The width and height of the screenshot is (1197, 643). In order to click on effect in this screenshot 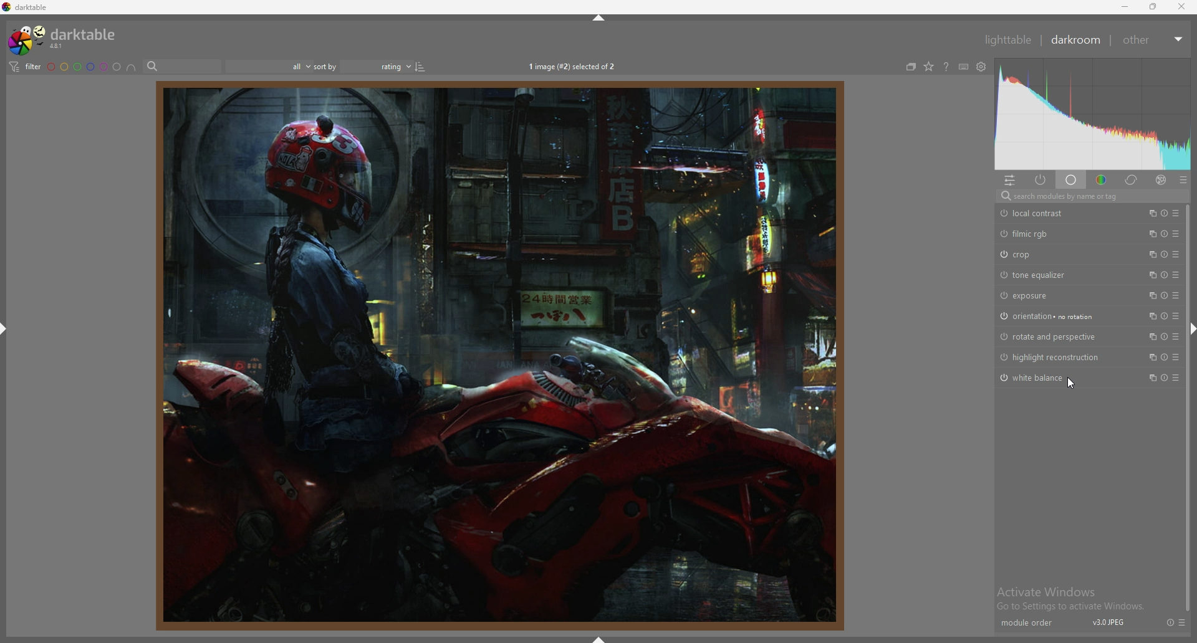, I will do `click(1160, 181)`.